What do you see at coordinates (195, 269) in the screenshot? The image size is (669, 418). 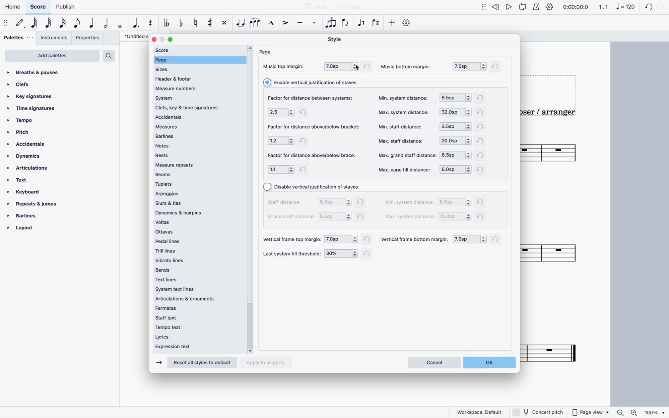 I see `bends` at bounding box center [195, 269].